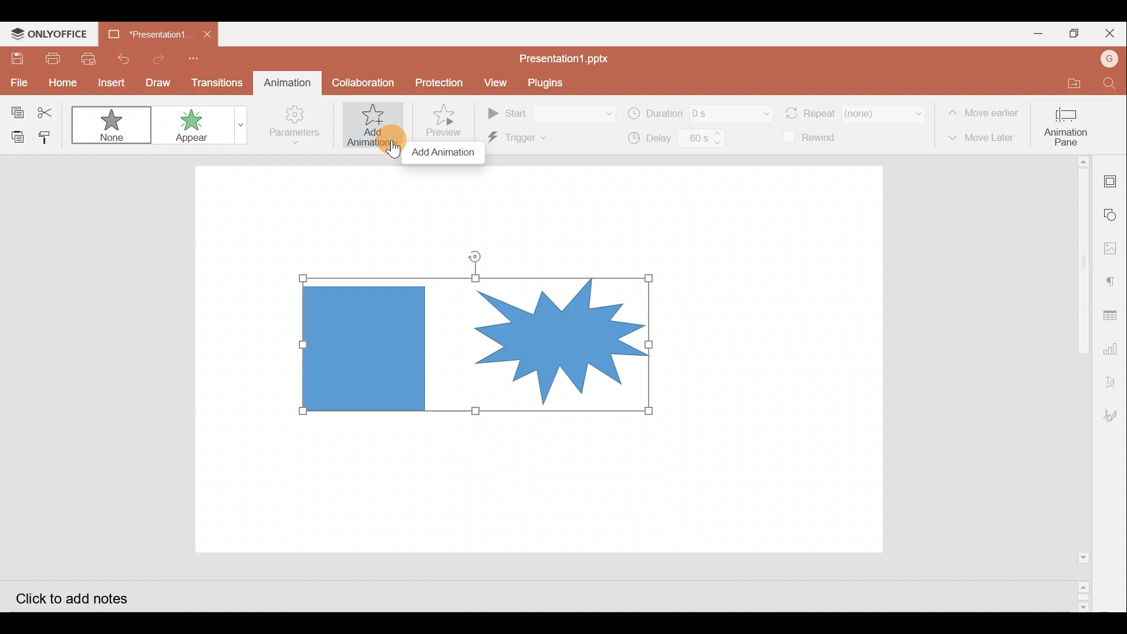 The width and height of the screenshot is (1127, 634). Describe the element at coordinates (1105, 34) in the screenshot. I see `Close` at that location.